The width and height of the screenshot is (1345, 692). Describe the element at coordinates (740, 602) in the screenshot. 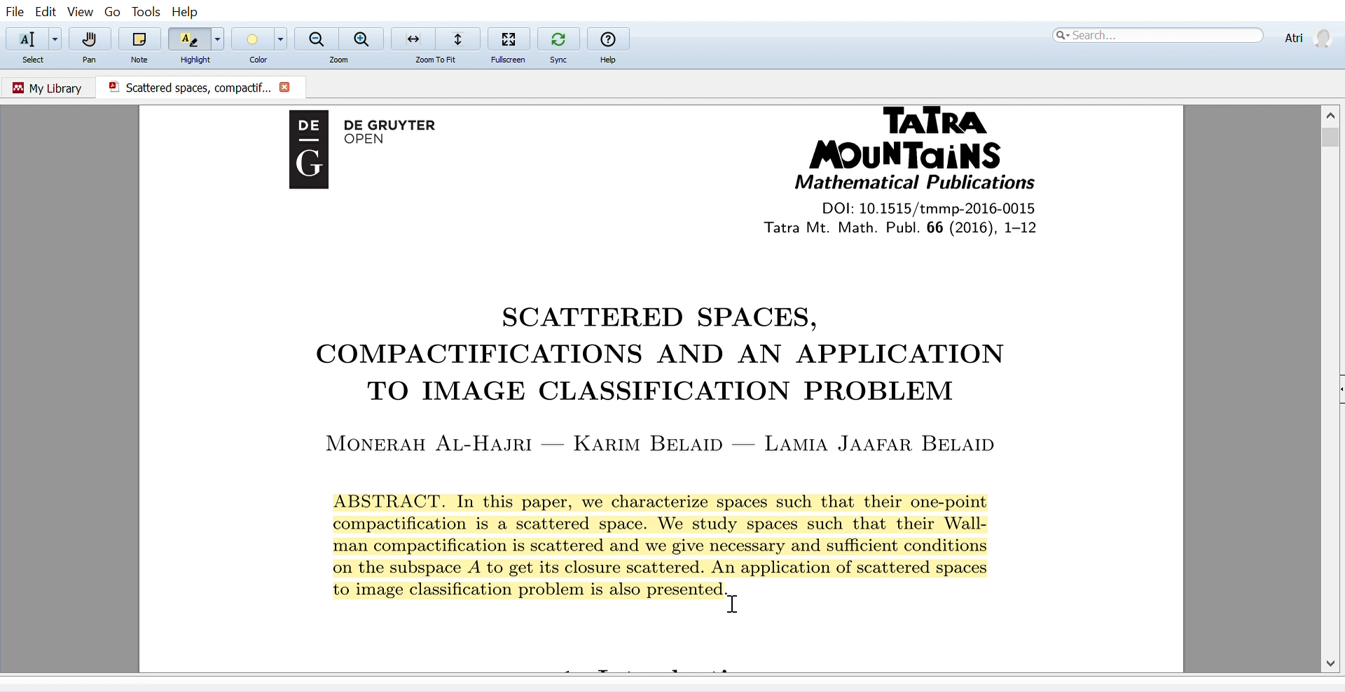

I see `Cursor` at that location.